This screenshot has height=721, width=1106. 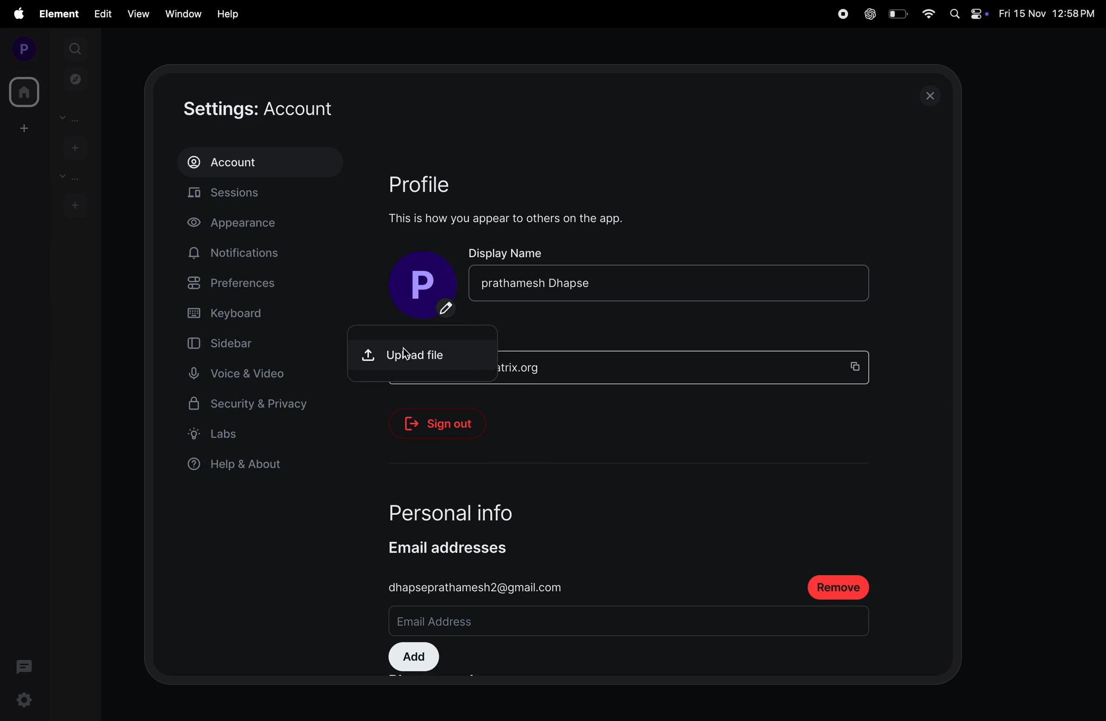 I want to click on help and anout, so click(x=240, y=466).